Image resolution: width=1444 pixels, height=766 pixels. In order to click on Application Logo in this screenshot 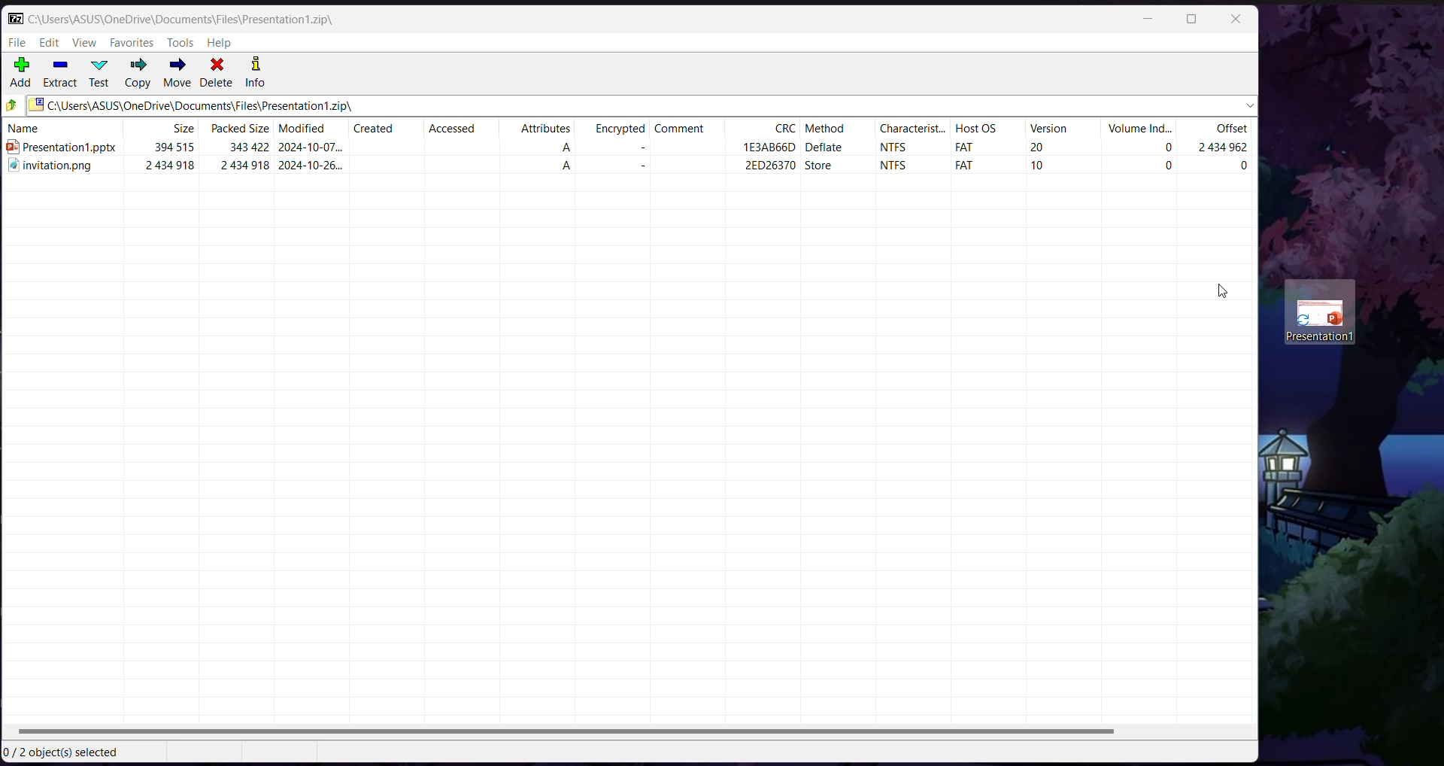, I will do `click(13, 19)`.